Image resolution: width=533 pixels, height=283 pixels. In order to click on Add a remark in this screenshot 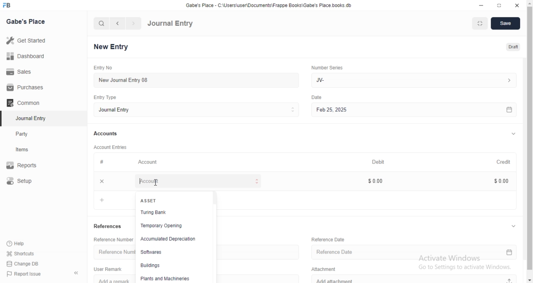, I will do `click(115, 279)`.